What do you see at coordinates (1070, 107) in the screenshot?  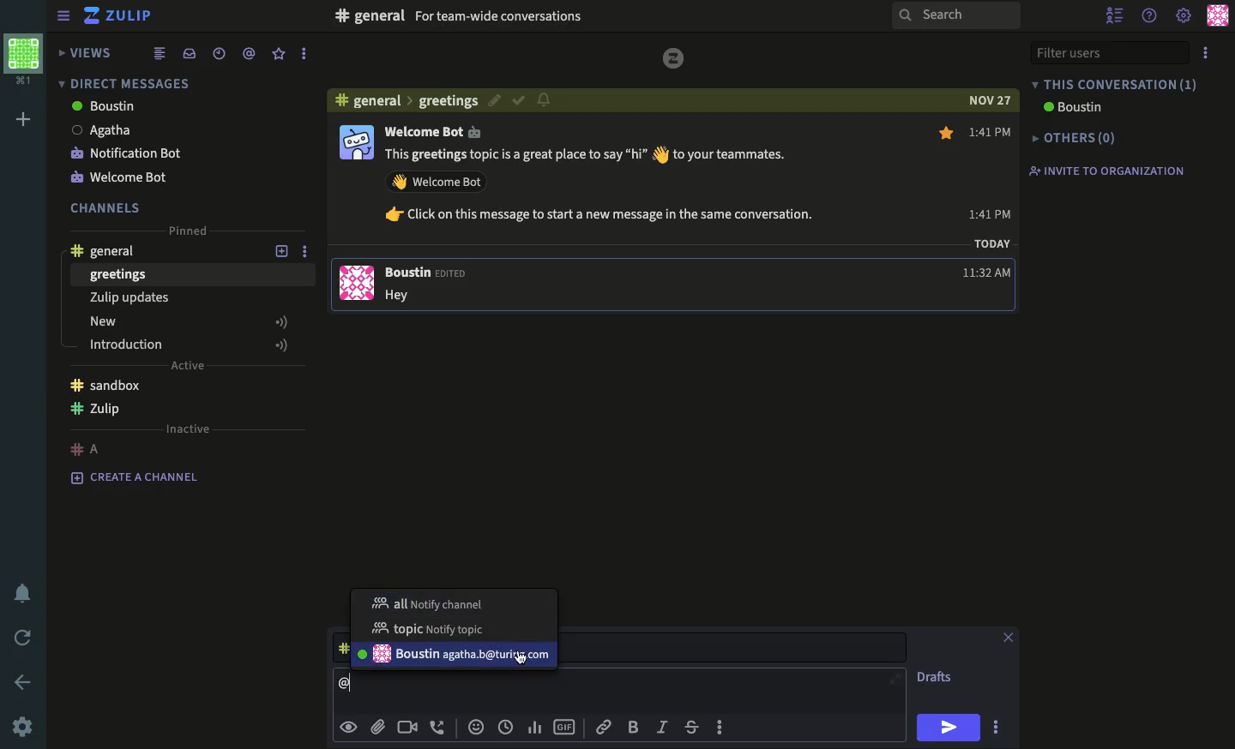 I see `boustin` at bounding box center [1070, 107].